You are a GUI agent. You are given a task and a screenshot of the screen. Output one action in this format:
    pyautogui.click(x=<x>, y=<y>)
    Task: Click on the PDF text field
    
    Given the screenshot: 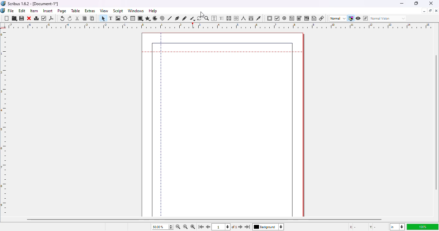 What is the action you would take?
    pyautogui.click(x=292, y=18)
    